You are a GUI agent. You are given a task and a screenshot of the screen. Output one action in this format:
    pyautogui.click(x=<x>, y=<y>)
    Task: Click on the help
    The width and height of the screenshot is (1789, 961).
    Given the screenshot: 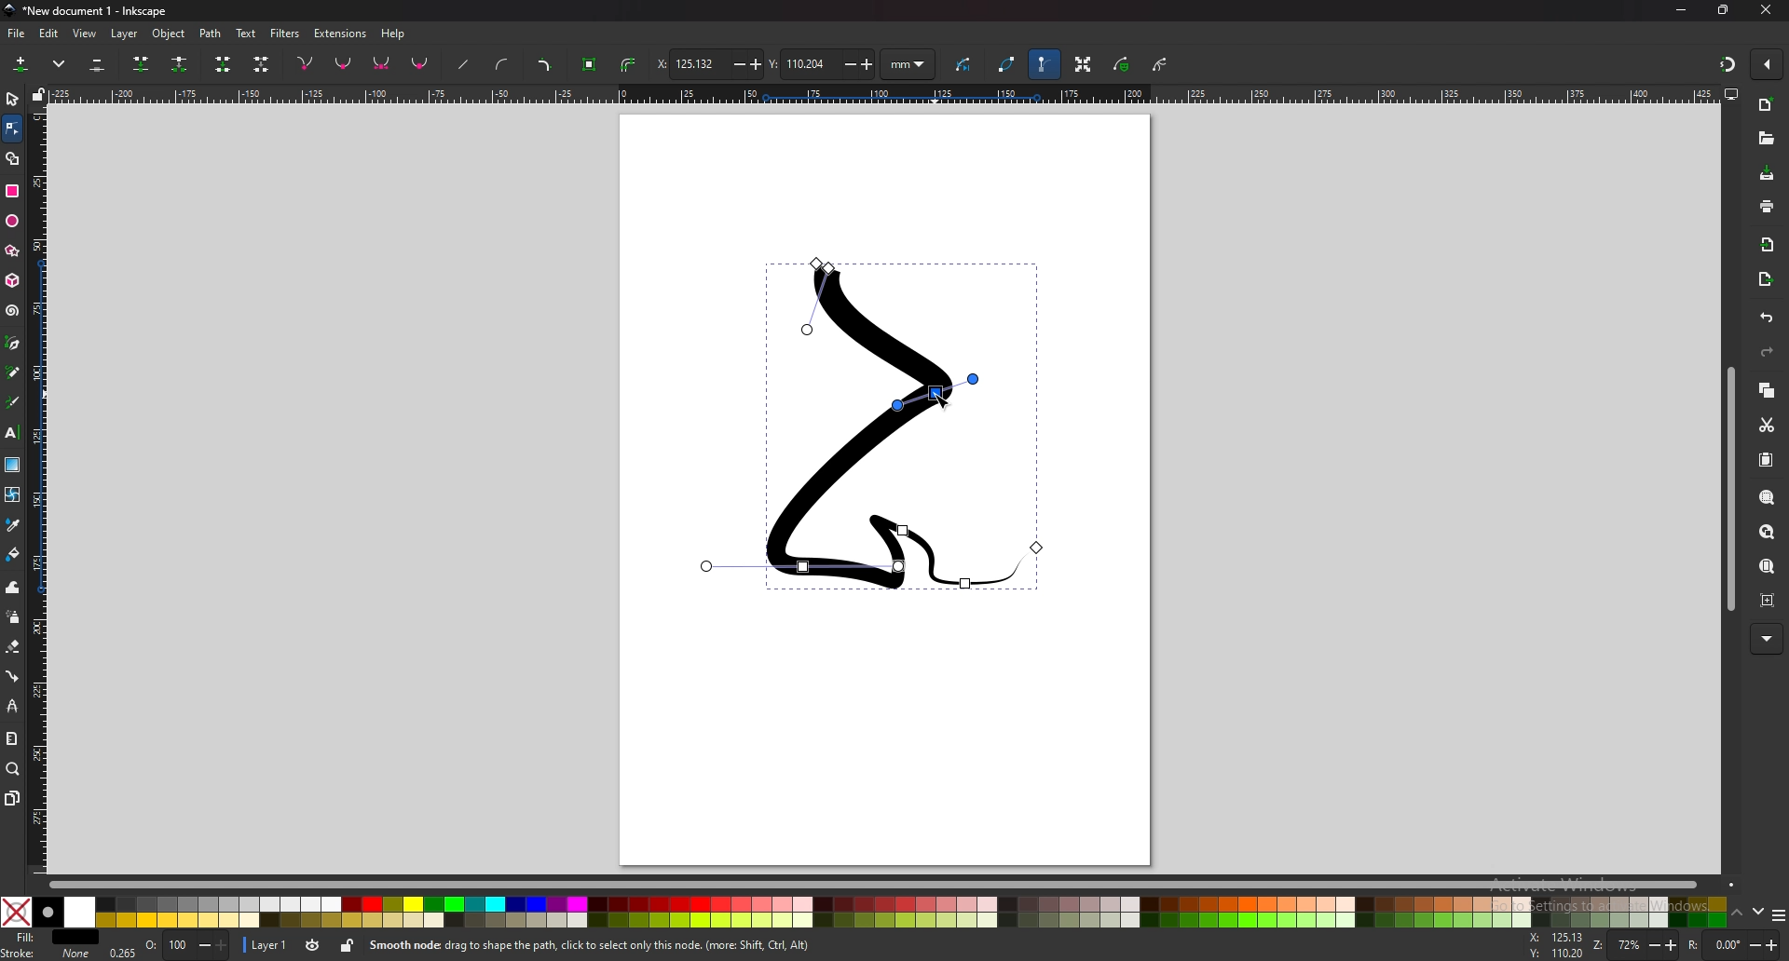 What is the action you would take?
    pyautogui.click(x=395, y=34)
    